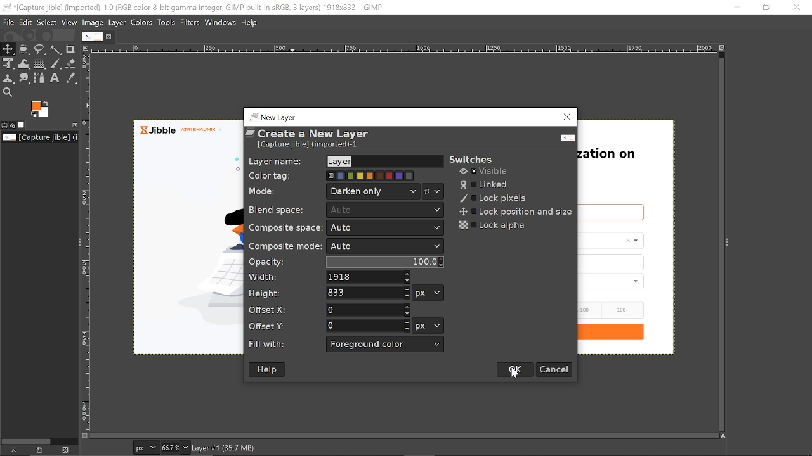  Describe the element at coordinates (84, 436) in the screenshot. I see `Toggle quick mask on/off` at that location.